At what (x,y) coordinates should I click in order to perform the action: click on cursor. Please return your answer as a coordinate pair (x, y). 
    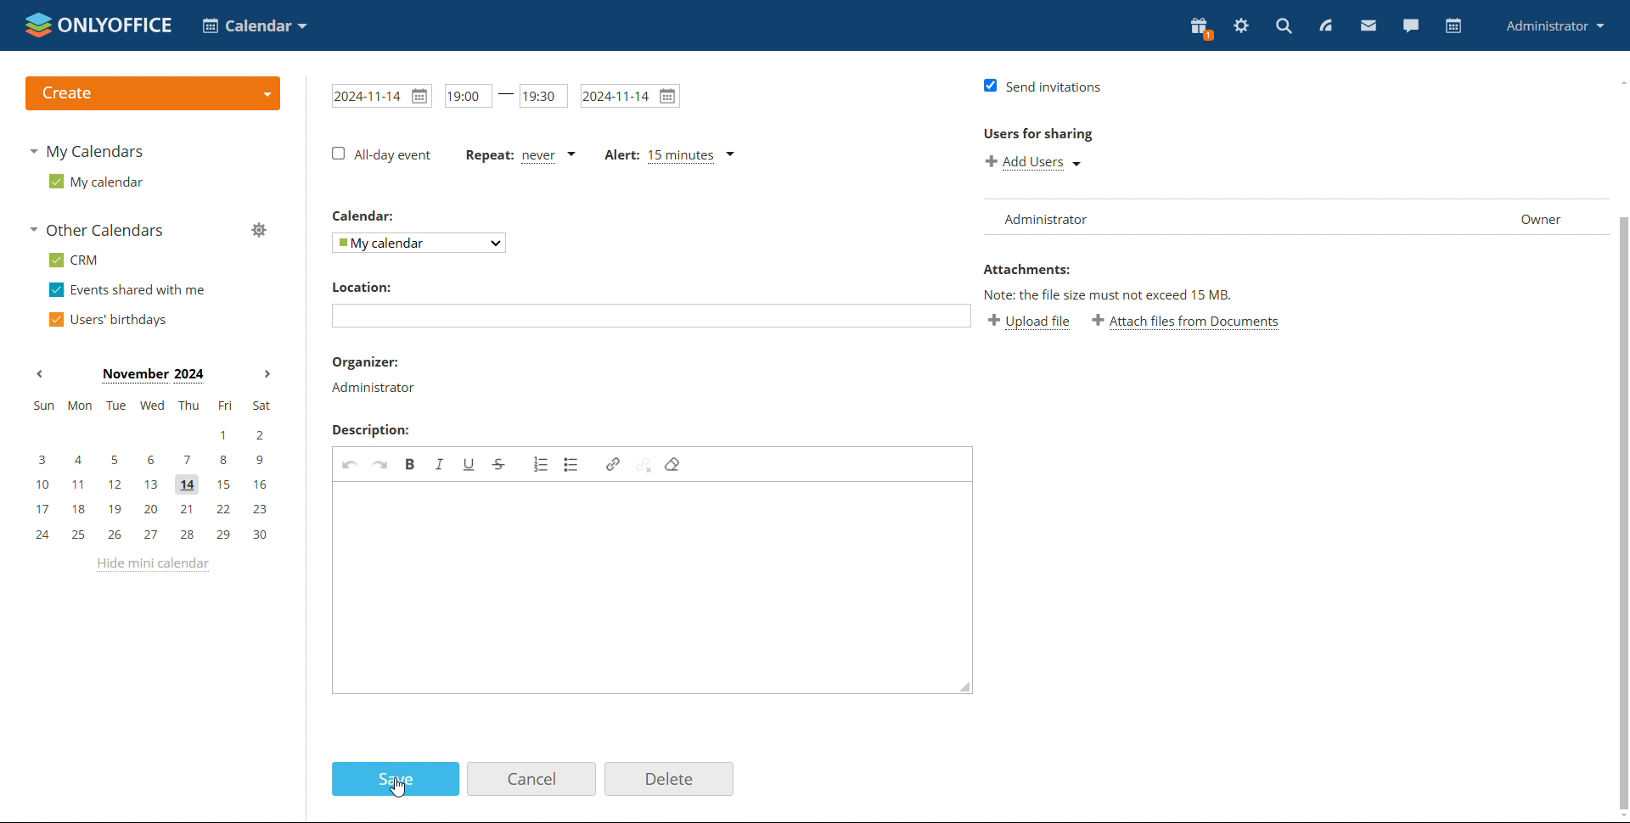
    Looking at the image, I should click on (398, 789).